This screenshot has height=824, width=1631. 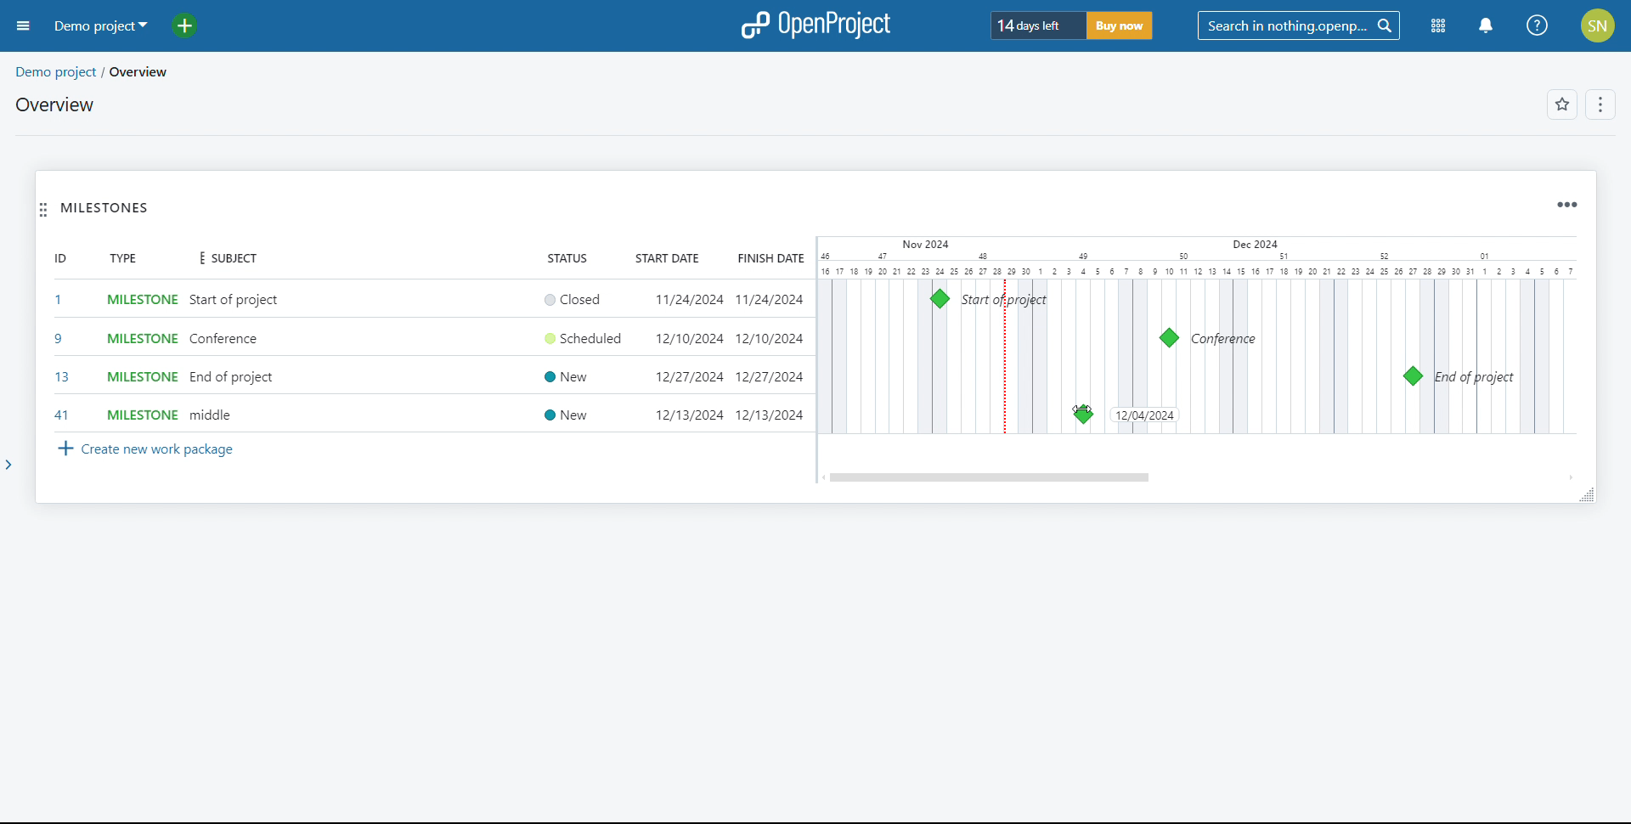 What do you see at coordinates (105, 208) in the screenshot?
I see `milestones` at bounding box center [105, 208].